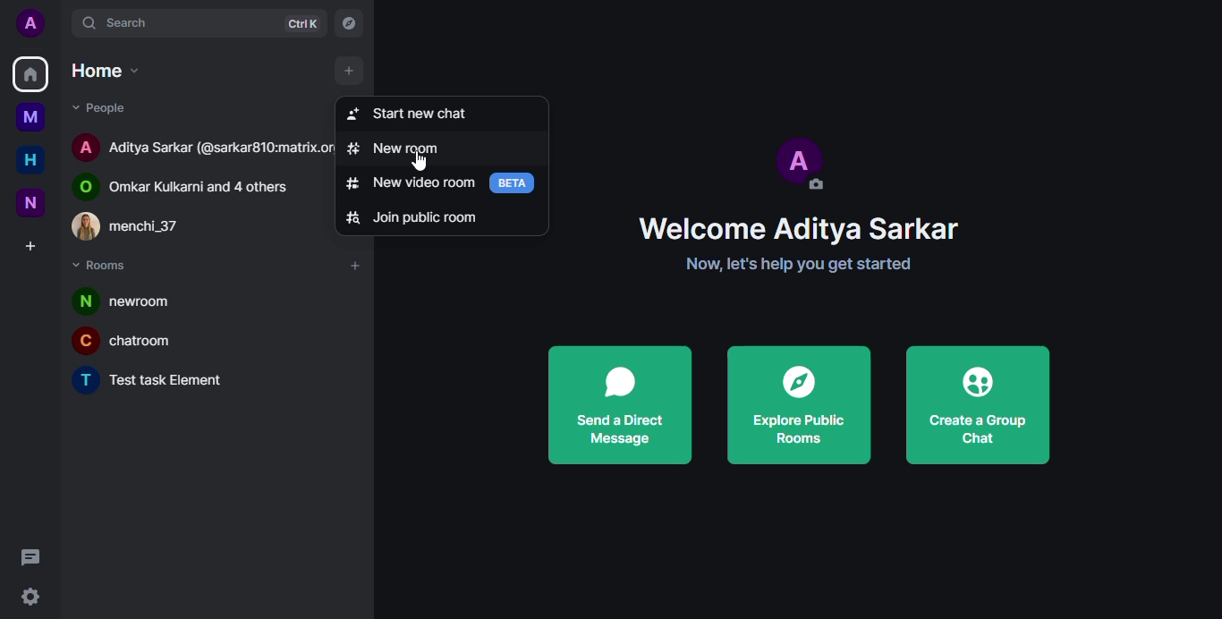  Describe the element at coordinates (421, 162) in the screenshot. I see `Cursor` at that location.